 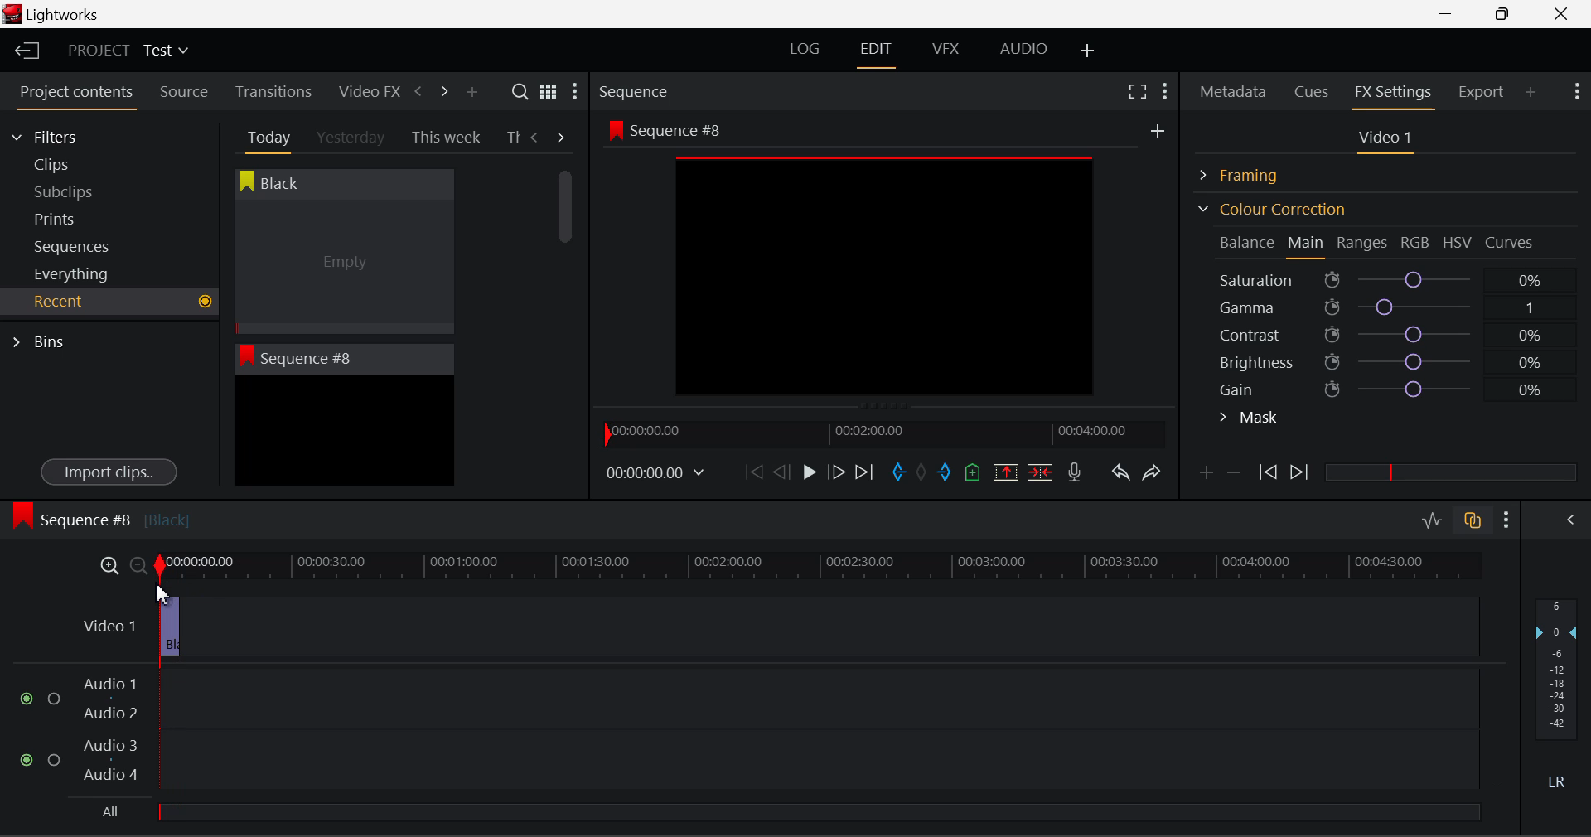 What do you see at coordinates (1041, 472) in the screenshot?
I see `Delete/Cut` at bounding box center [1041, 472].